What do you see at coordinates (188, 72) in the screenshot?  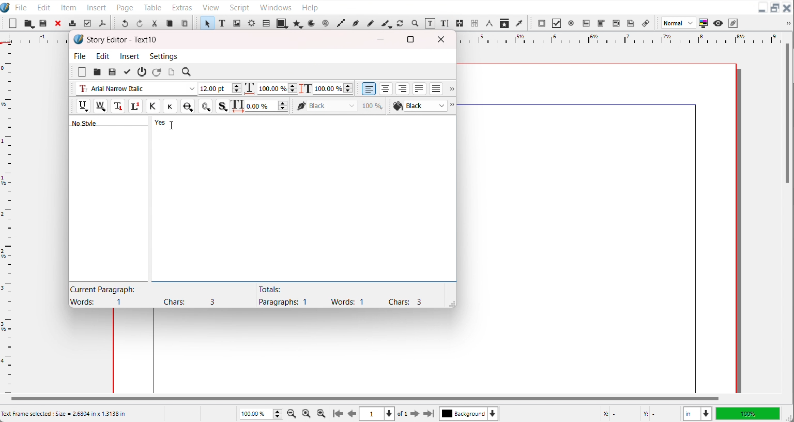 I see `Search/Replace` at bounding box center [188, 72].